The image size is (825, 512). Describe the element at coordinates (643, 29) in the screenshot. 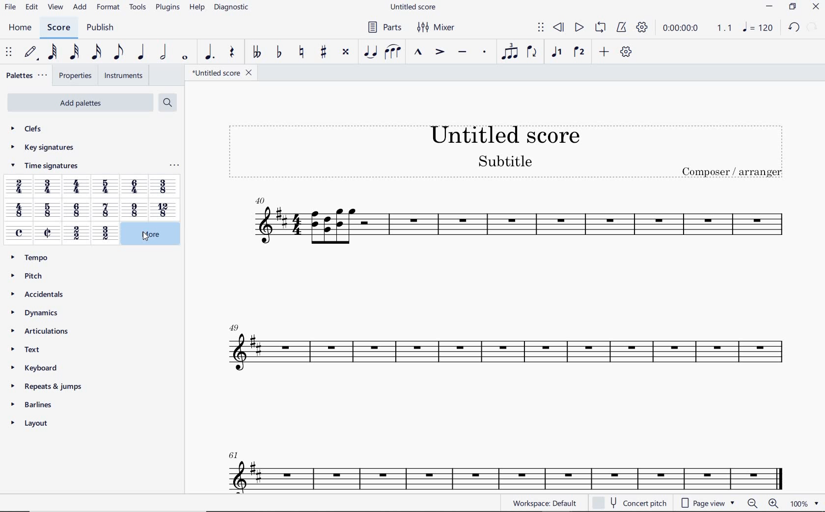

I see `PLAYBACK SETTINGS` at that location.